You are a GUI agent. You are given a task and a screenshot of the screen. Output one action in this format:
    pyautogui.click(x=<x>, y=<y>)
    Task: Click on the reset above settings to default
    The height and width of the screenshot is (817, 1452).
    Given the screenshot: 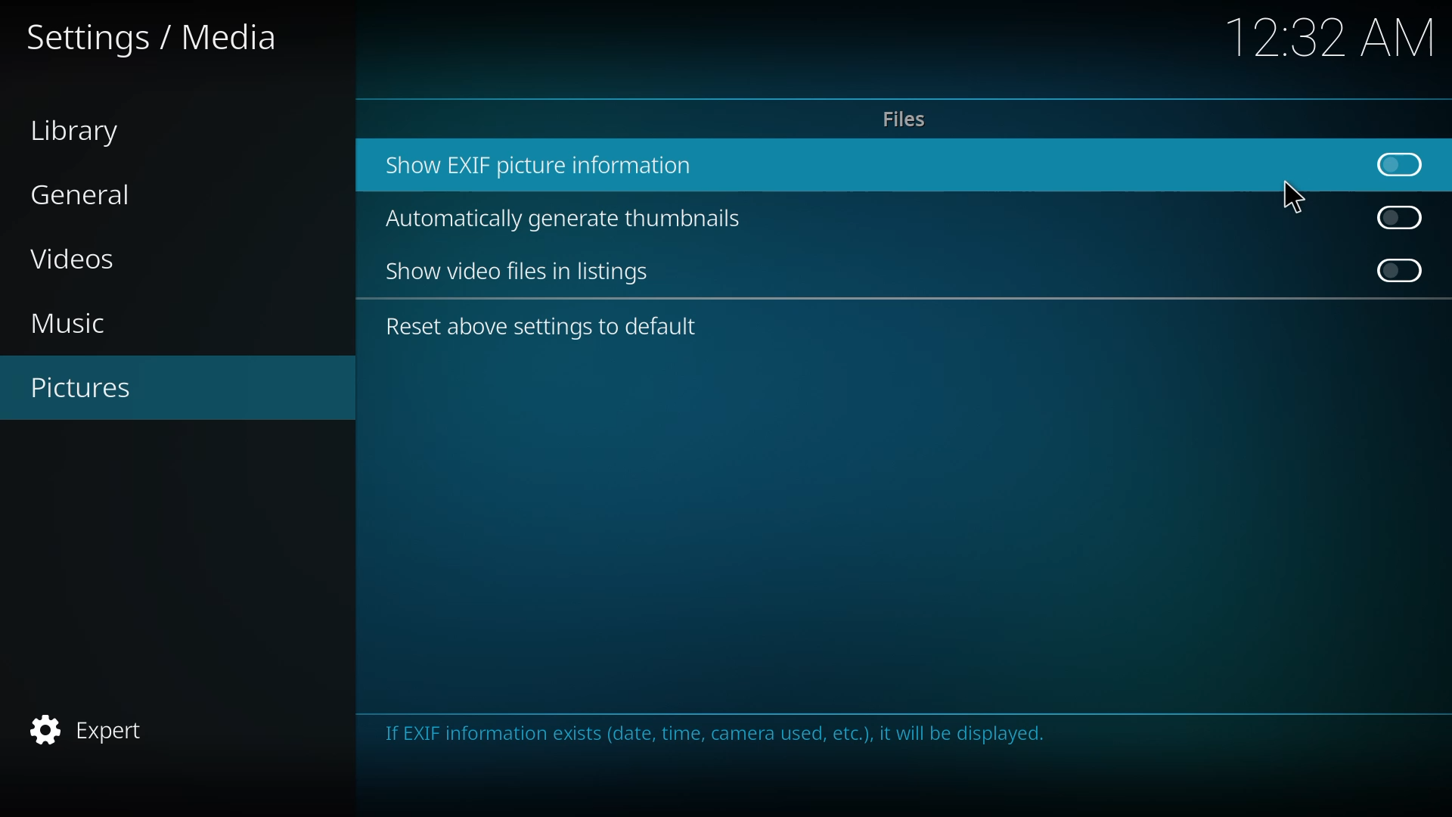 What is the action you would take?
    pyautogui.click(x=541, y=329)
    